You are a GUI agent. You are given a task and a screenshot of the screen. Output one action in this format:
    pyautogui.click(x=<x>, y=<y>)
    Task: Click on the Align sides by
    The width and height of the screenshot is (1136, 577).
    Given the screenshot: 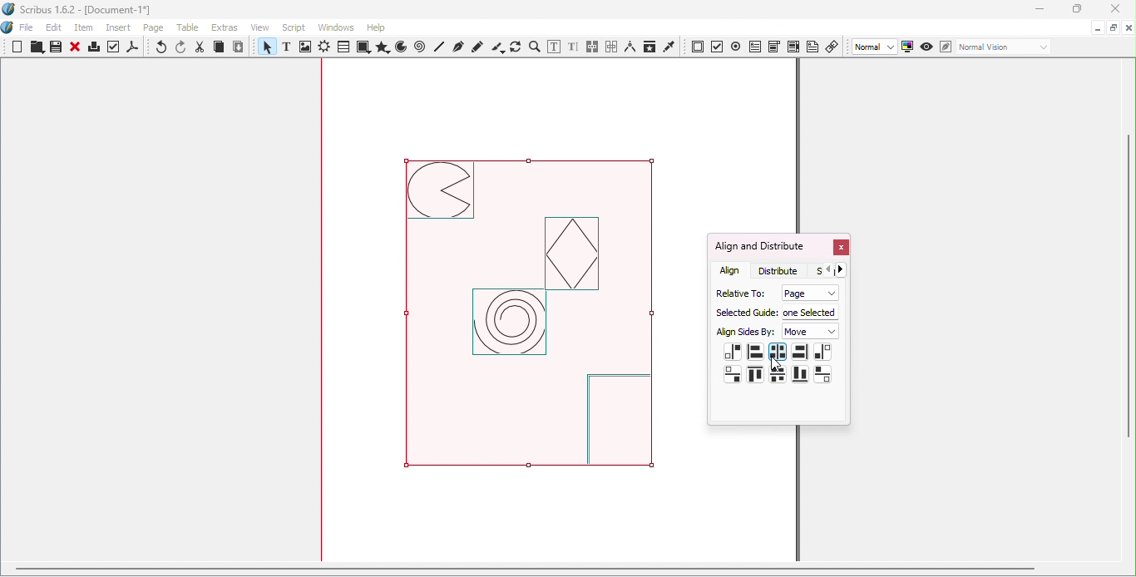 What is the action you would take?
    pyautogui.click(x=746, y=333)
    